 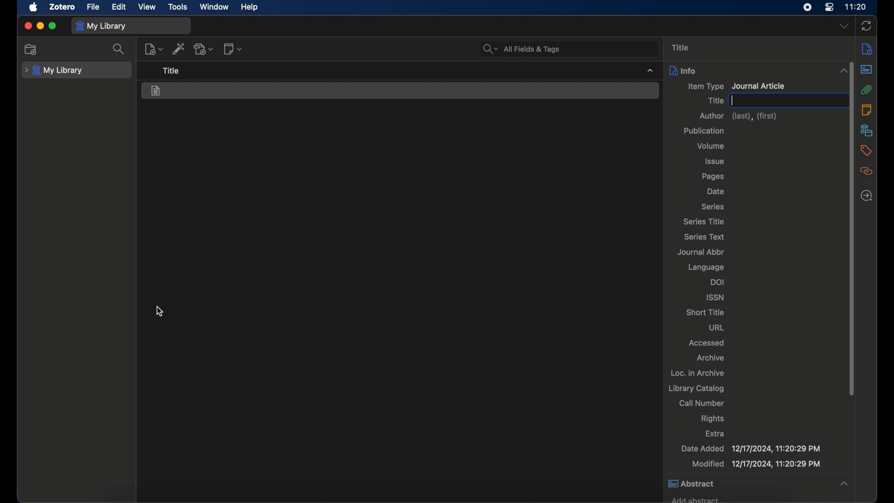 I want to click on date, so click(x=716, y=192).